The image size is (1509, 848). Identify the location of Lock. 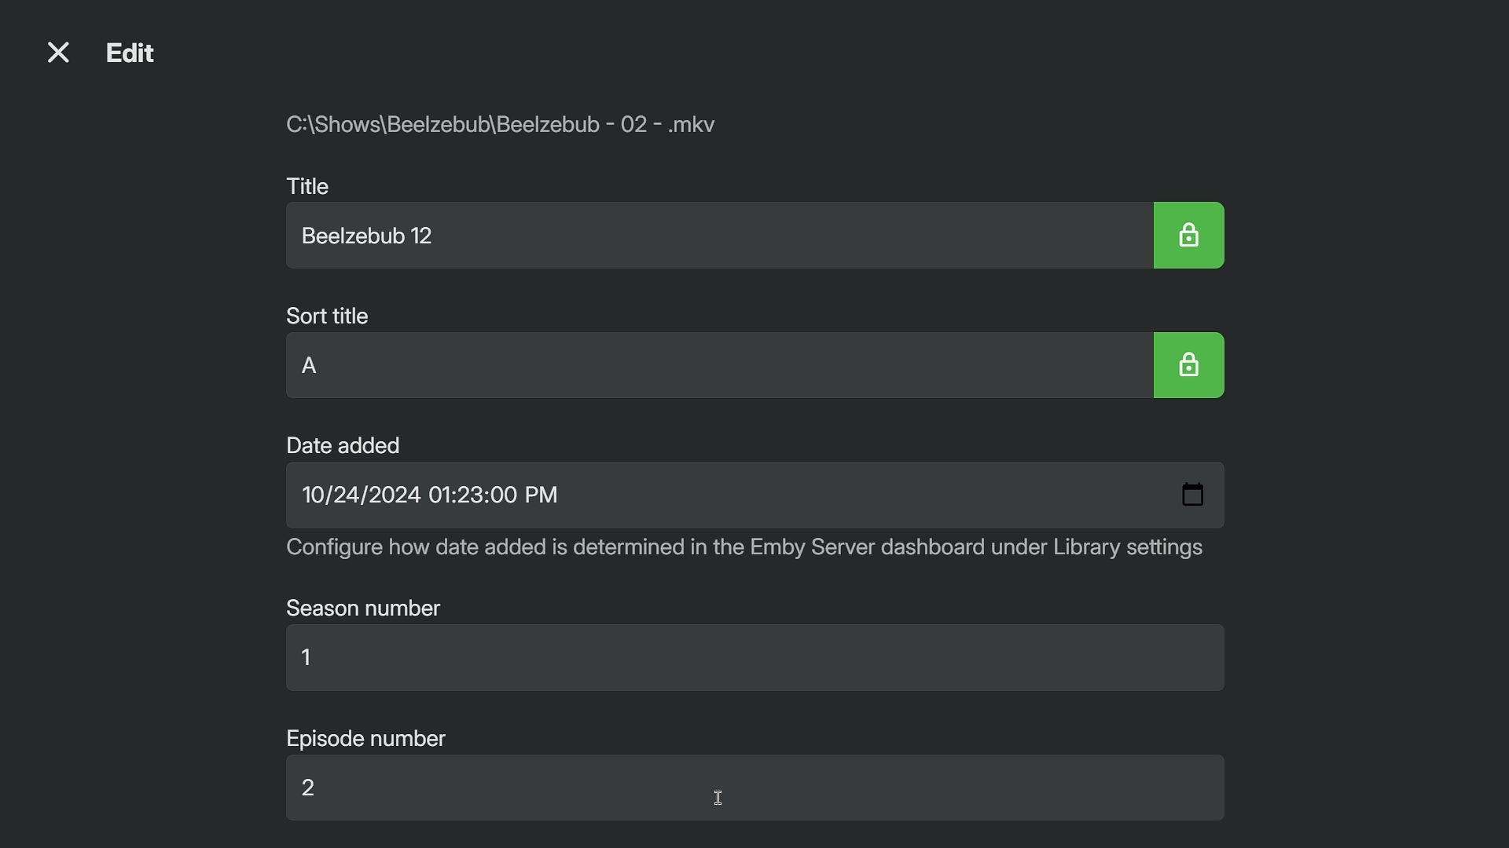
(1195, 367).